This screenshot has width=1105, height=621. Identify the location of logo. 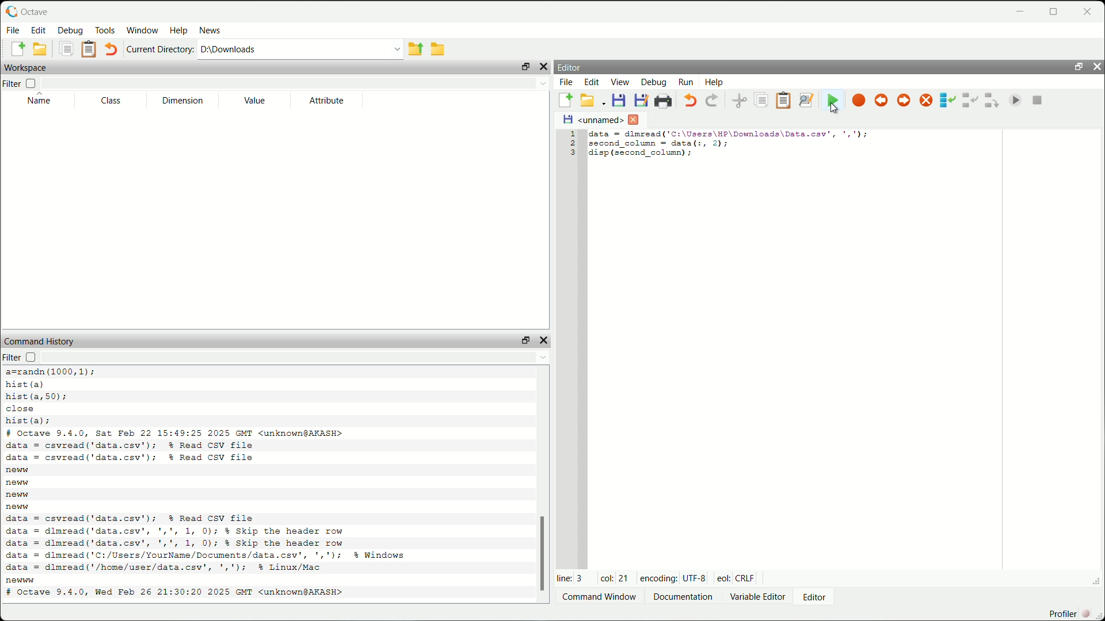
(9, 11).